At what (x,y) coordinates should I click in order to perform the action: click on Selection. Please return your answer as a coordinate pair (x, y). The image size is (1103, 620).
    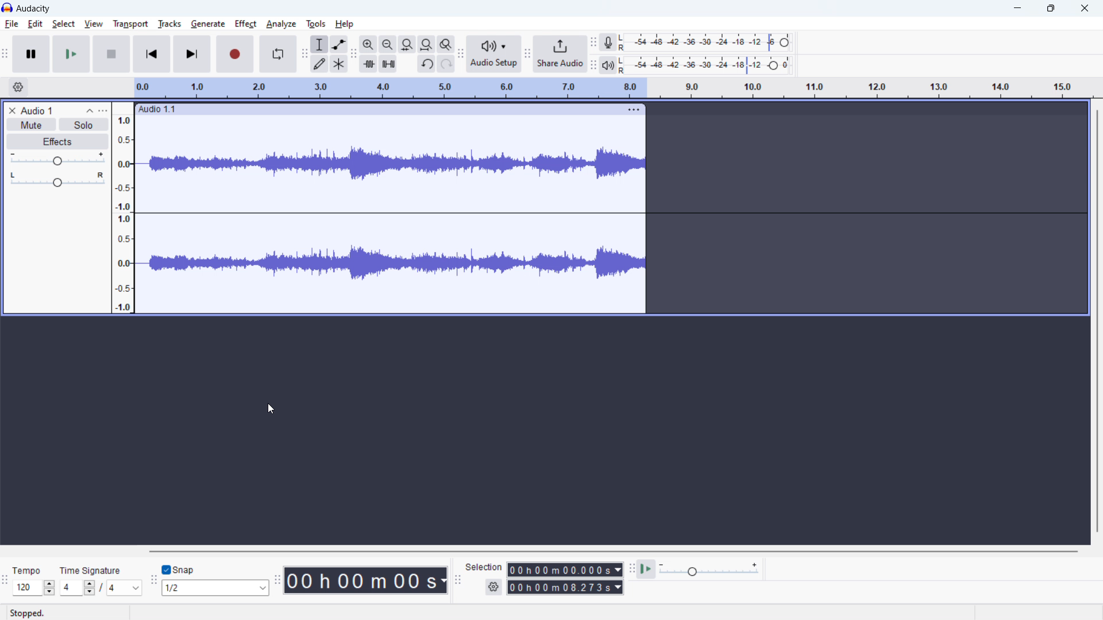
    Looking at the image, I should click on (484, 567).